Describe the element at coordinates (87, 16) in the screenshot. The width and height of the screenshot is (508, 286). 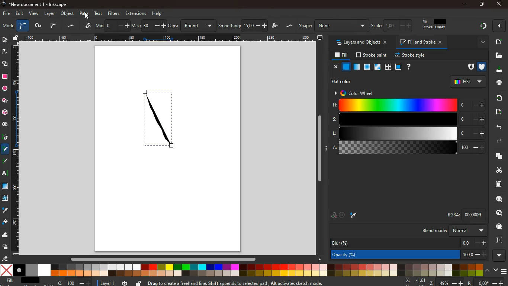
I see `Cursor` at that location.